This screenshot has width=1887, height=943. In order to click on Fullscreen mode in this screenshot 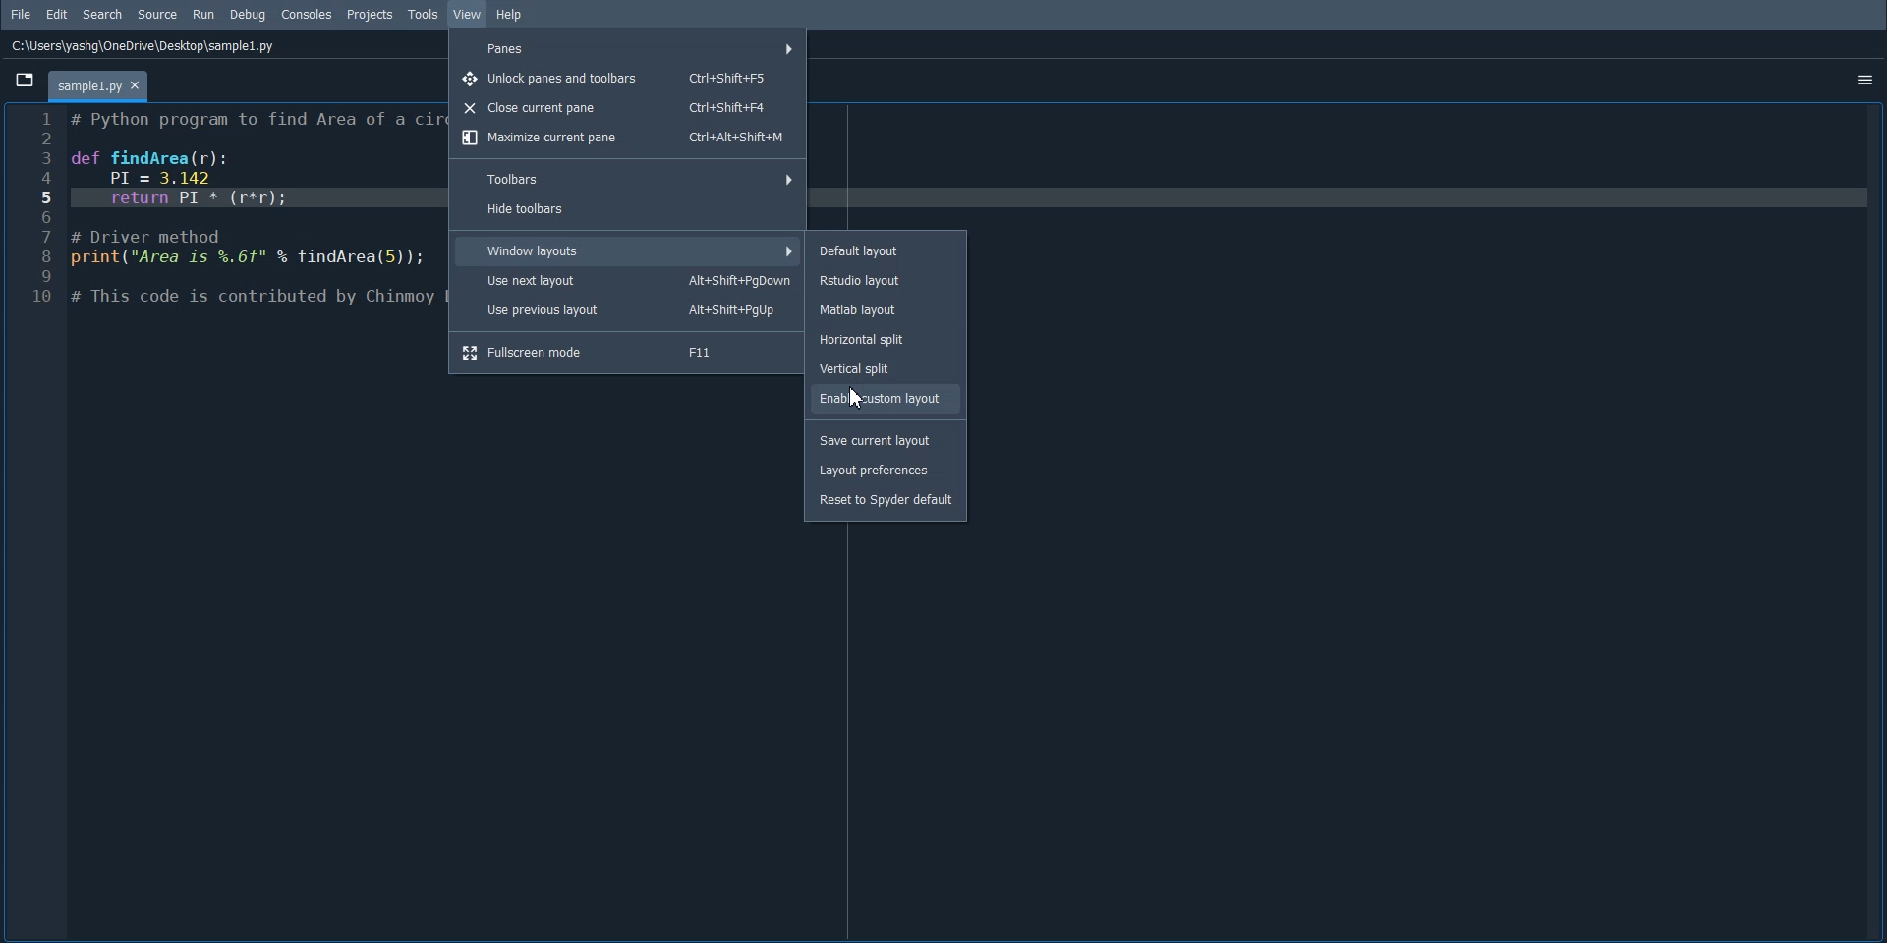, I will do `click(625, 352)`.